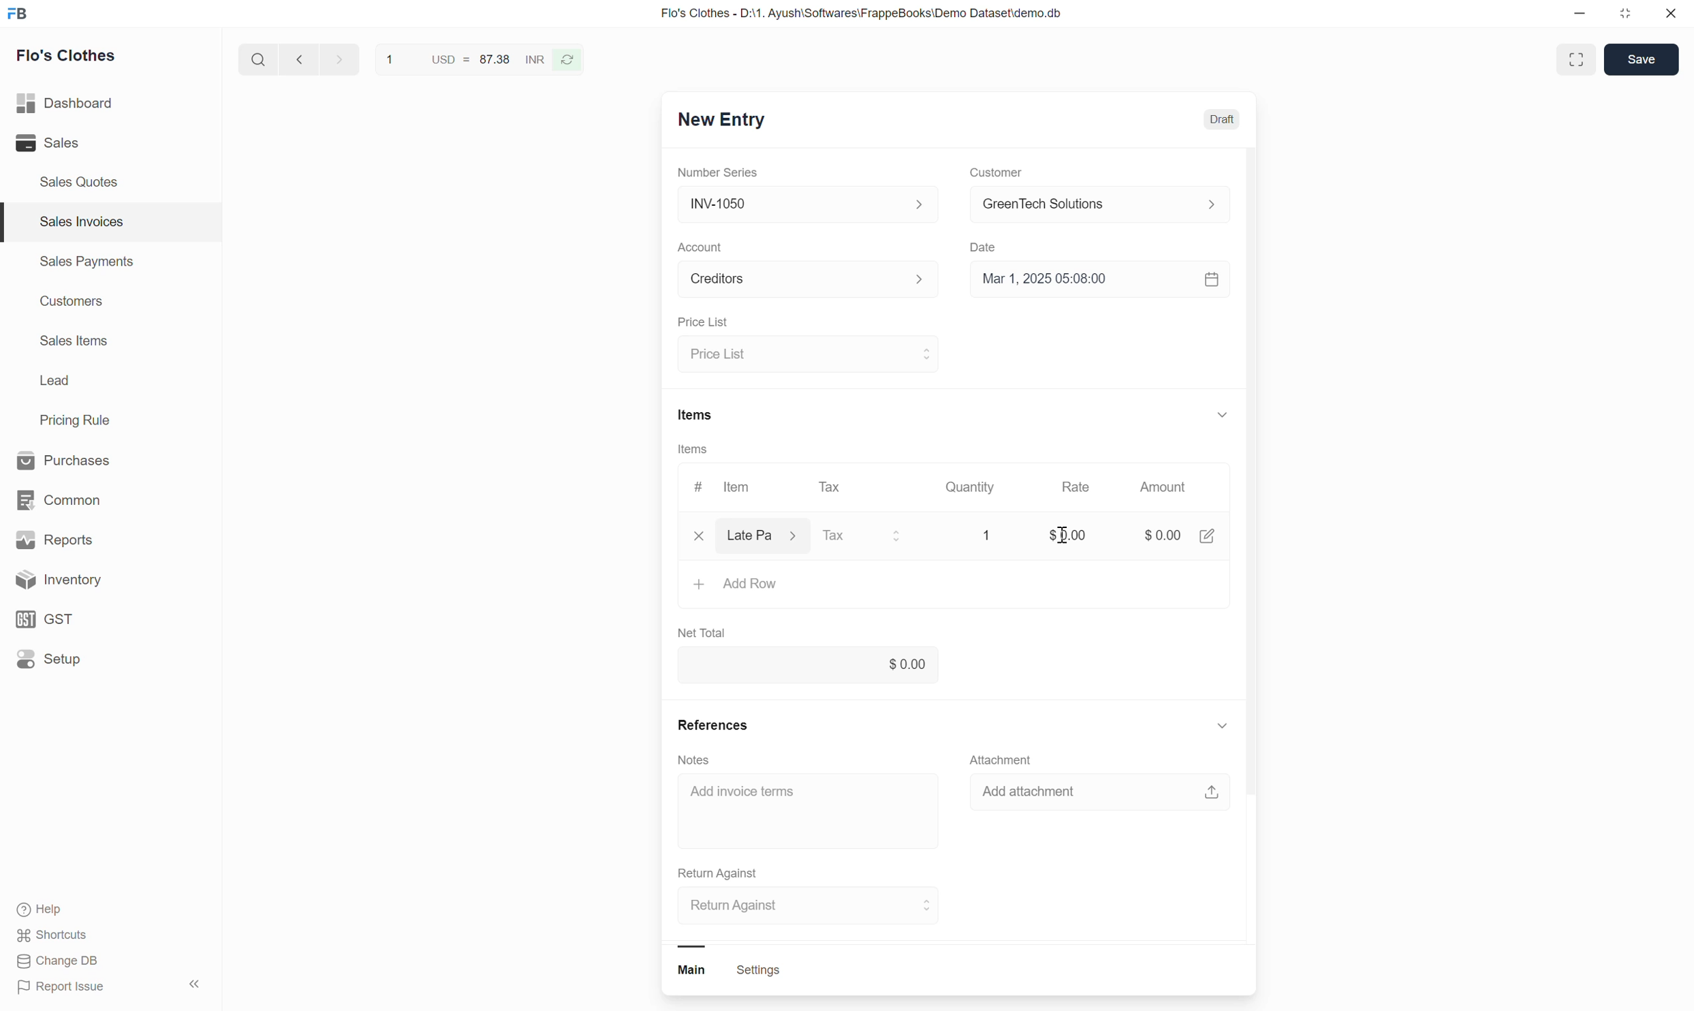  Describe the element at coordinates (807, 354) in the screenshot. I see `select price list ` at that location.